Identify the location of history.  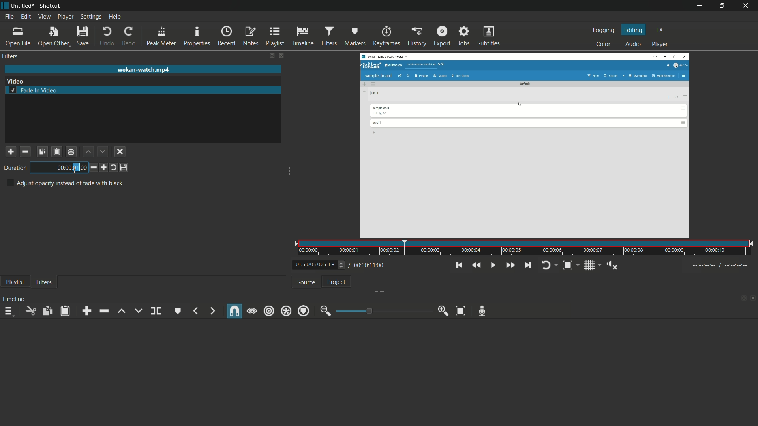
(417, 37).